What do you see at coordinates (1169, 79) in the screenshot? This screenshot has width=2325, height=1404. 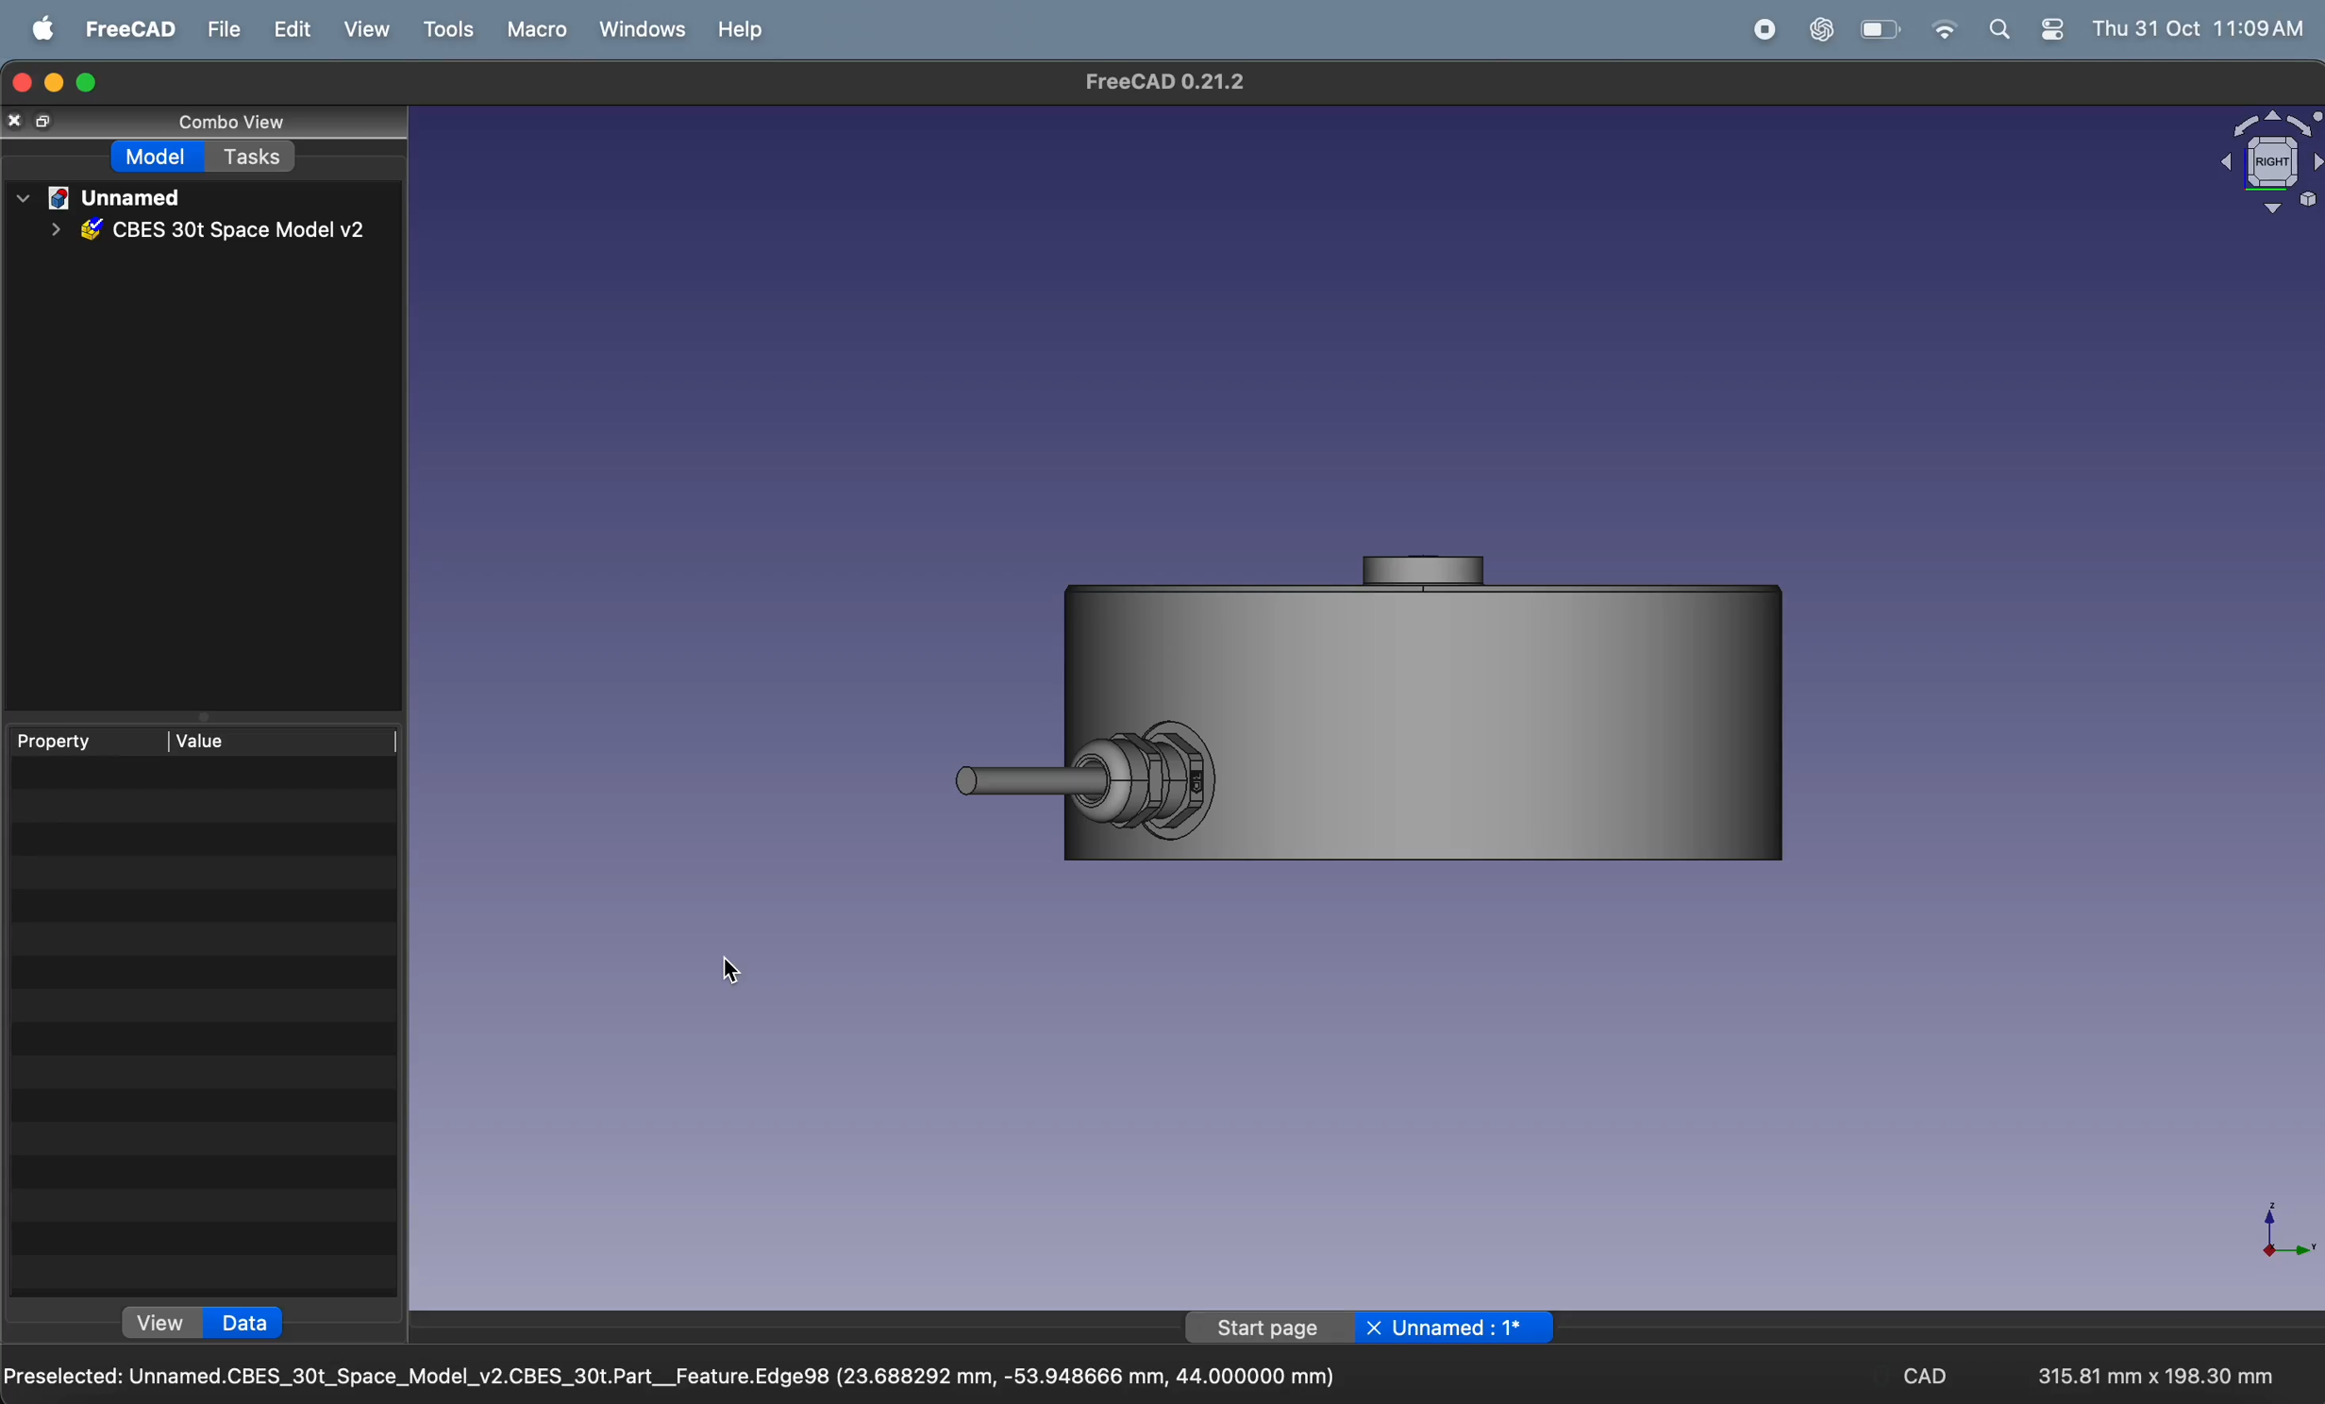 I see `FreeCAD 0.21.2` at bounding box center [1169, 79].